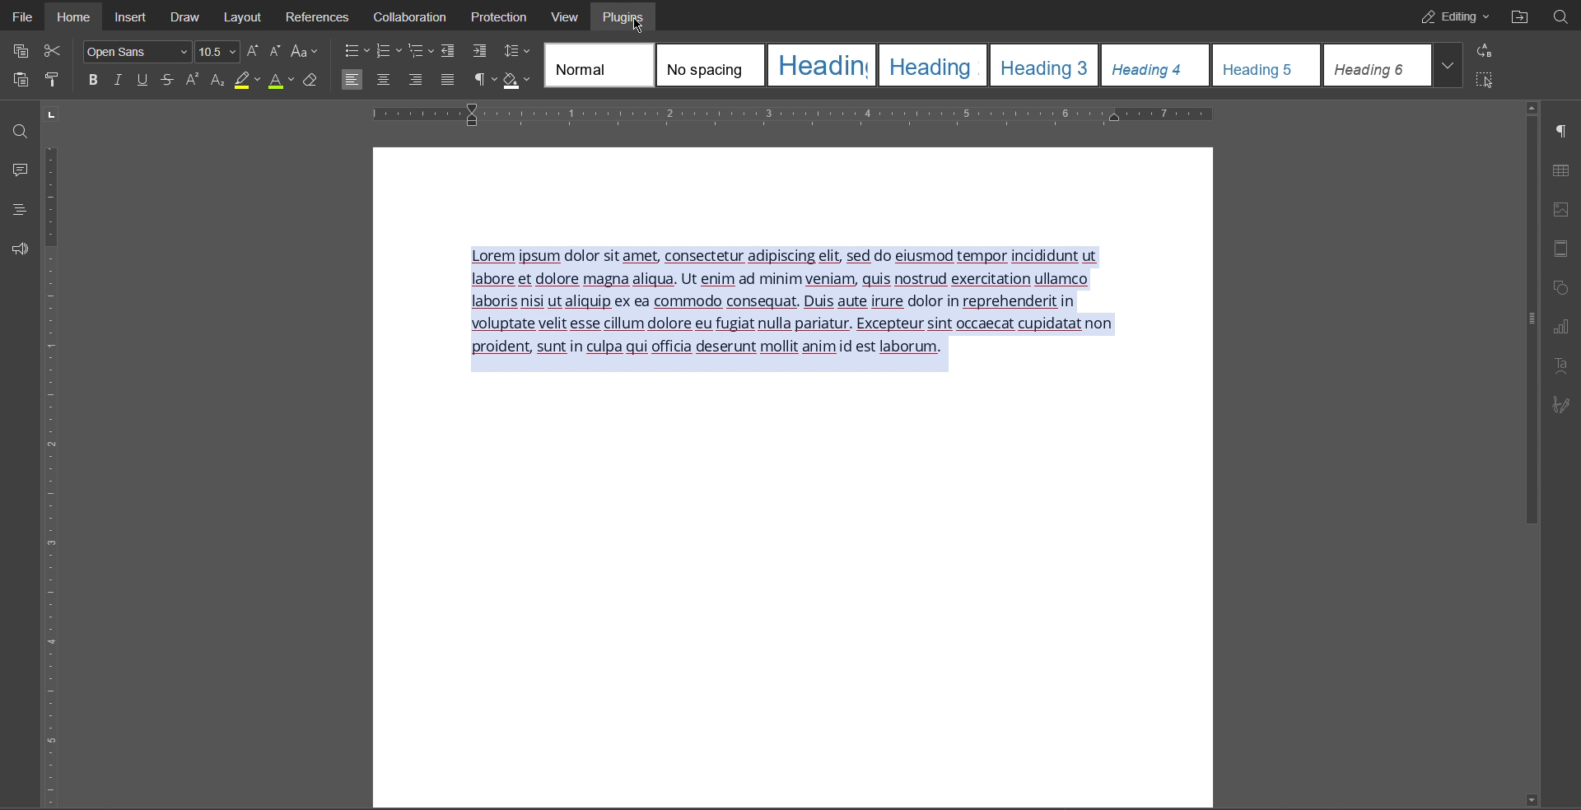  What do you see at coordinates (1453, 16) in the screenshot?
I see `Editing` at bounding box center [1453, 16].